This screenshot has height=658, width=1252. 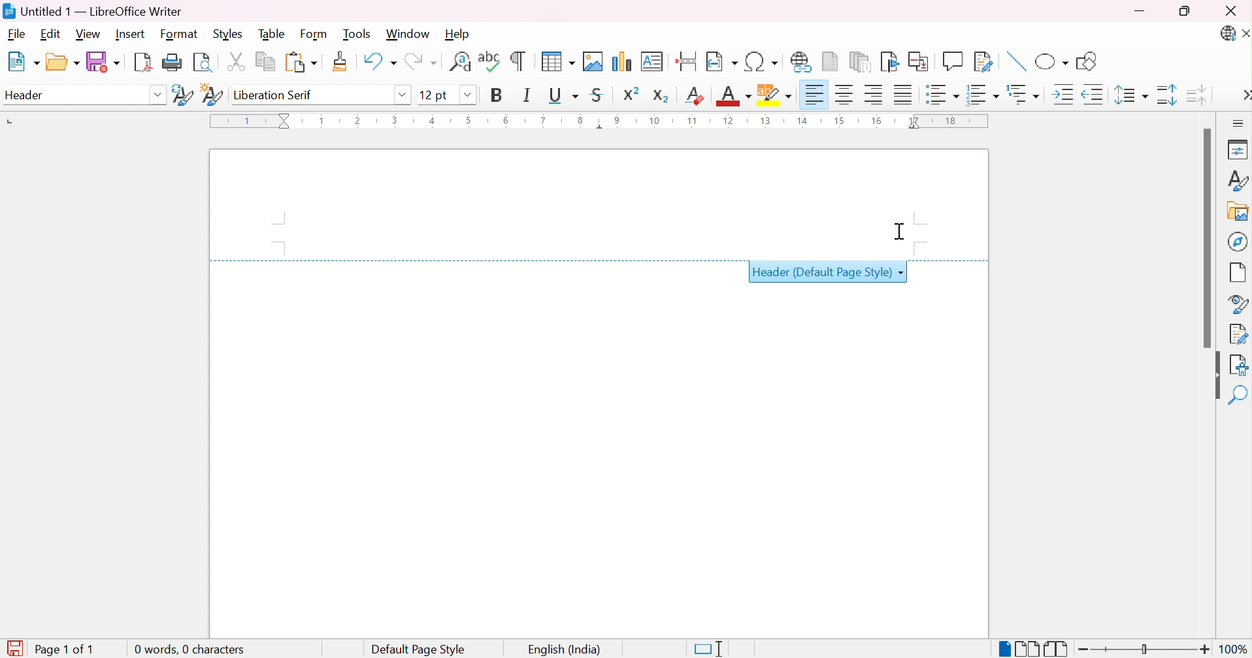 What do you see at coordinates (129, 34) in the screenshot?
I see `Insert` at bounding box center [129, 34].